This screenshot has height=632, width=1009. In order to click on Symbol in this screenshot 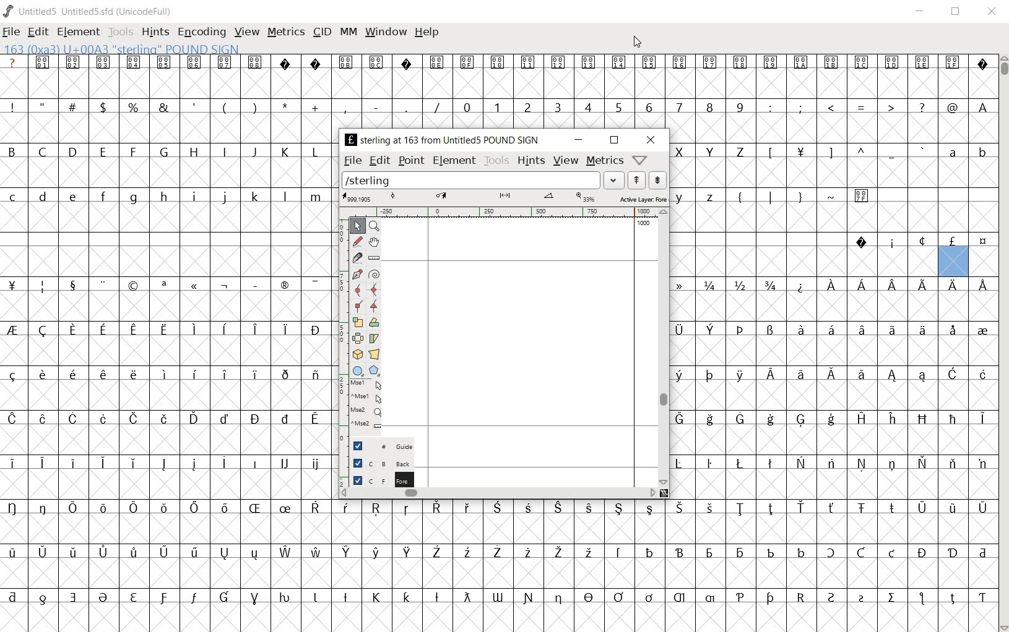, I will do `click(651, 63)`.